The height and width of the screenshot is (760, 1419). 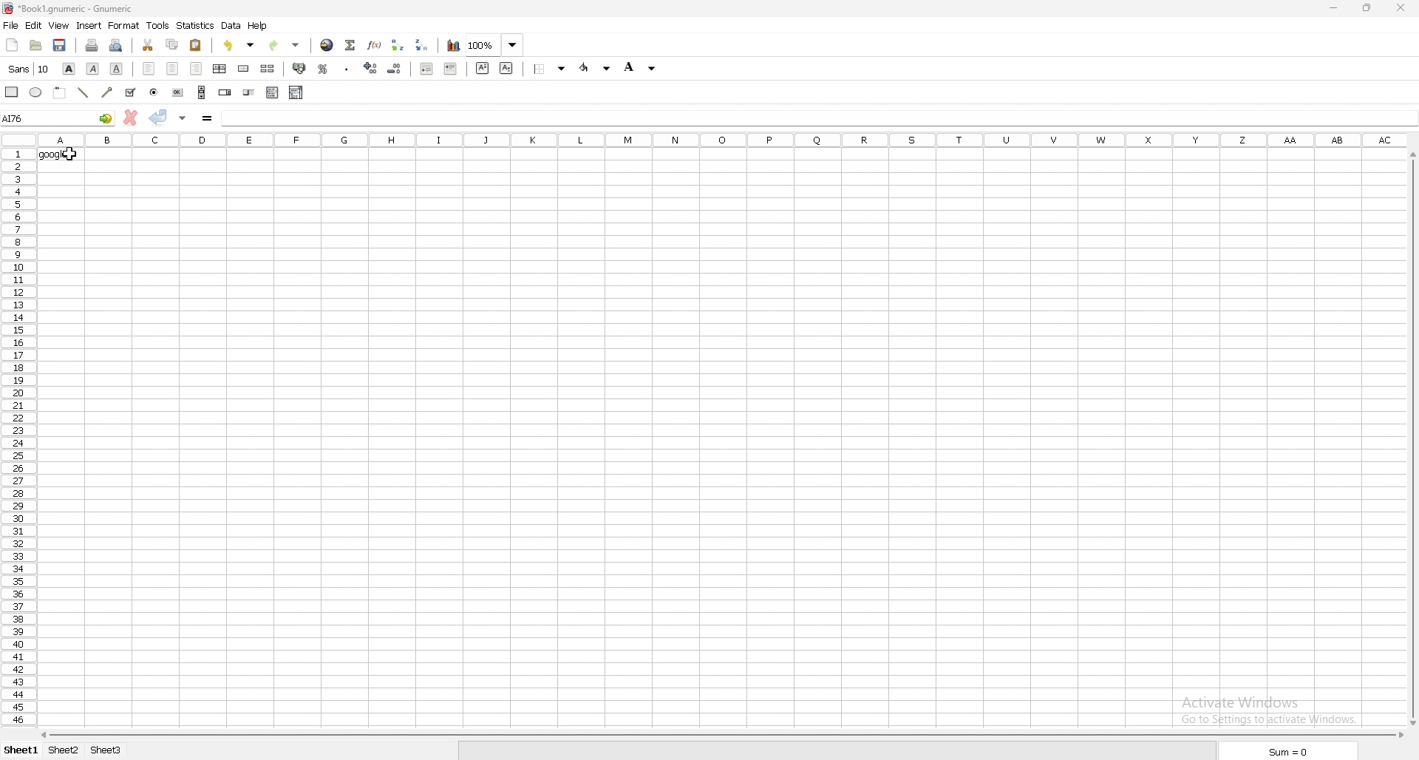 I want to click on foreground, so click(x=596, y=68).